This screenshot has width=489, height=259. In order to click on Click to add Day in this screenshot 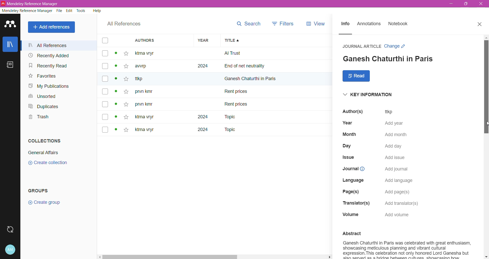, I will do `click(396, 147)`.